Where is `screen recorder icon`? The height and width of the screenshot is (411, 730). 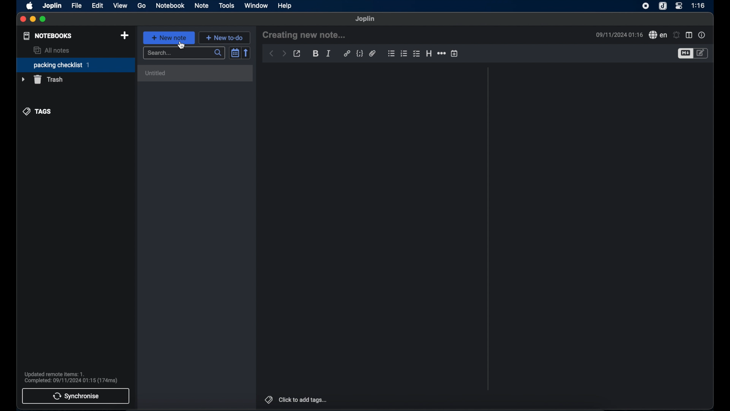 screen recorder icon is located at coordinates (646, 6).